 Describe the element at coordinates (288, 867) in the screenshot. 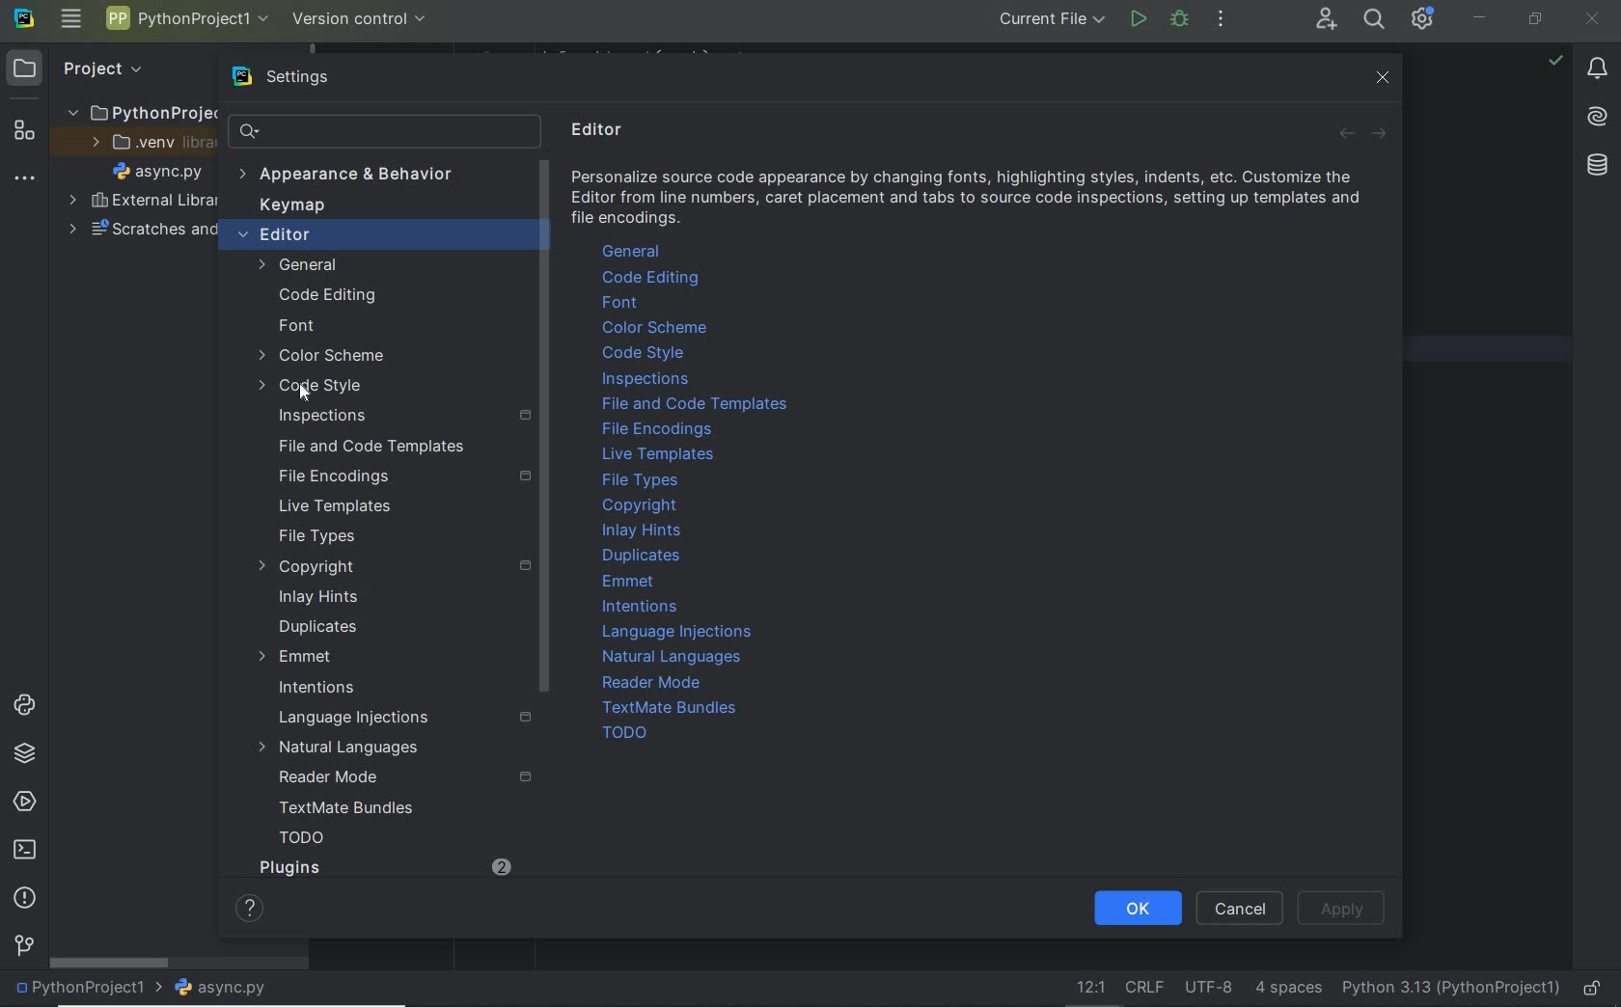

I see `Plugins` at that location.